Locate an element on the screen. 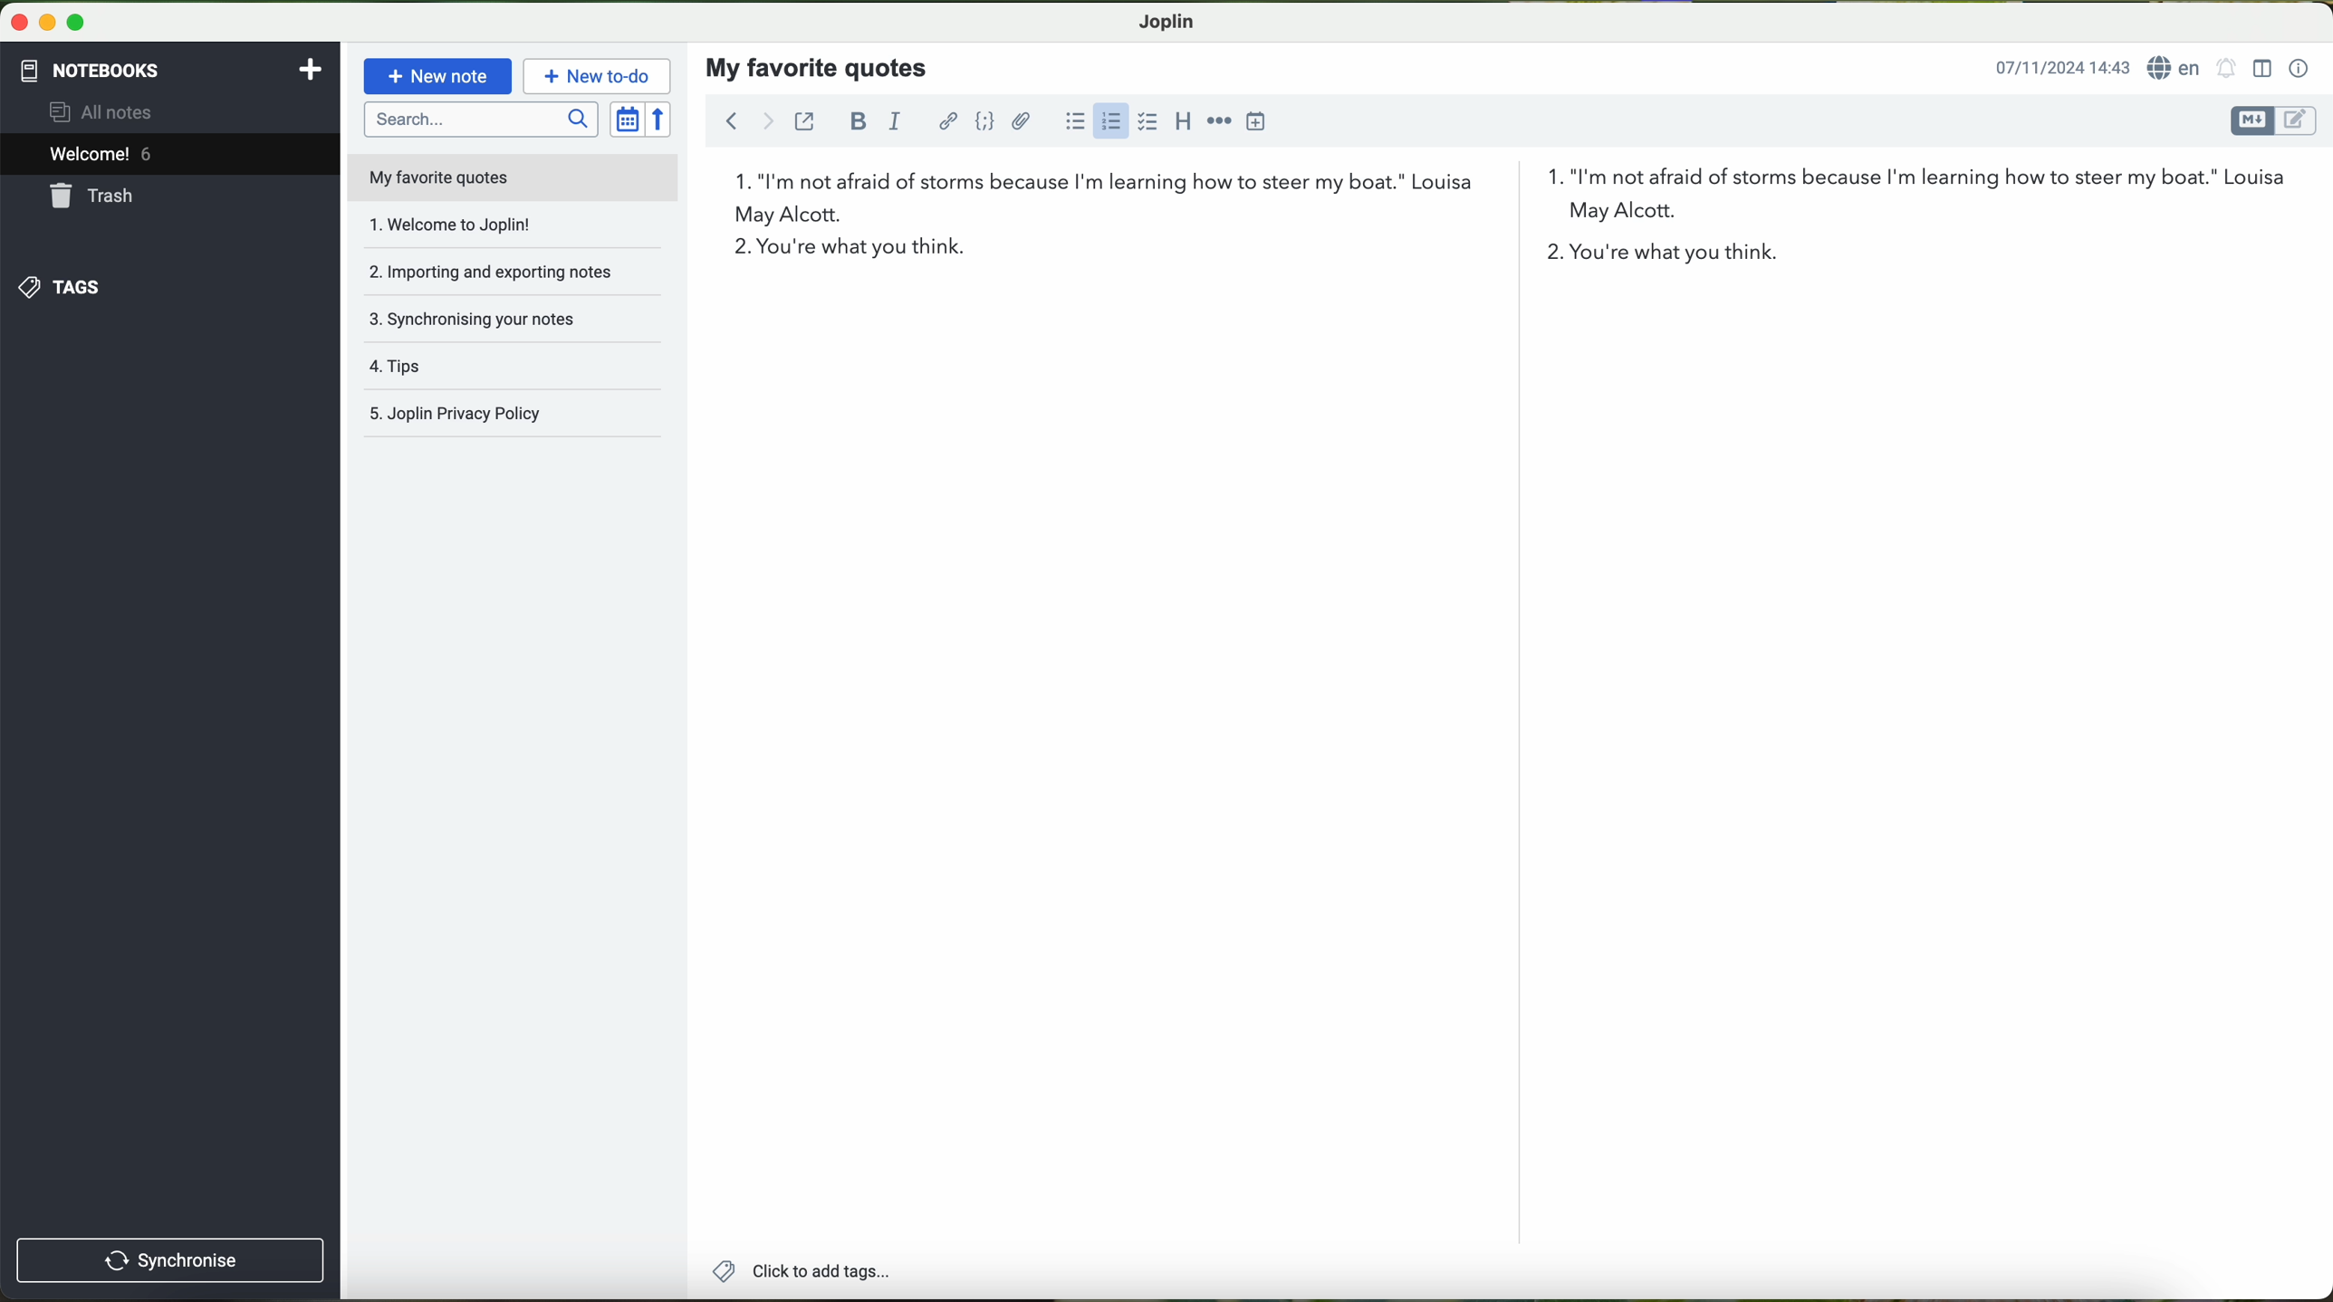 This screenshot has width=2333, height=1302. welcome to joplin is located at coordinates (493, 226).